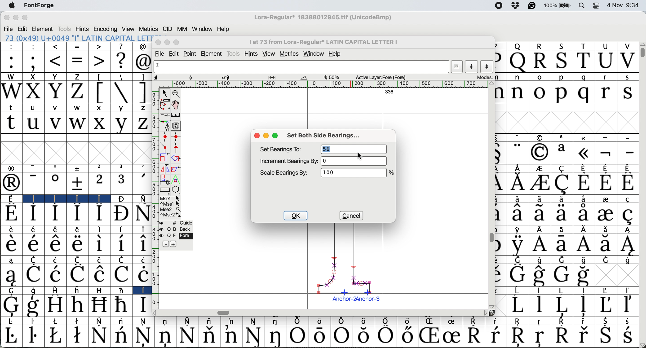 The width and height of the screenshot is (646, 348). I want to click on , so click(163, 236).